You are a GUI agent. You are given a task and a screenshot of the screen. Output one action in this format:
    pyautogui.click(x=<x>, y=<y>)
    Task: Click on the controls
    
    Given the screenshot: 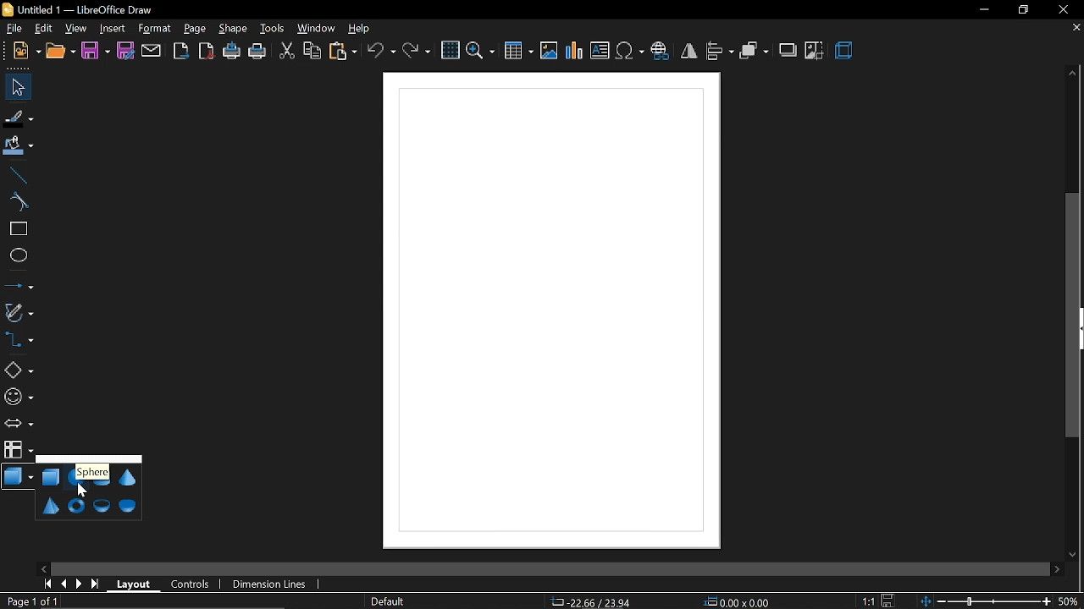 What is the action you would take?
    pyautogui.click(x=192, y=584)
    